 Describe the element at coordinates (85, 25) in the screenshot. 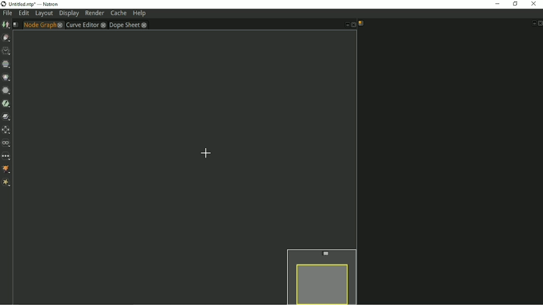

I see `Curve Editor` at that location.